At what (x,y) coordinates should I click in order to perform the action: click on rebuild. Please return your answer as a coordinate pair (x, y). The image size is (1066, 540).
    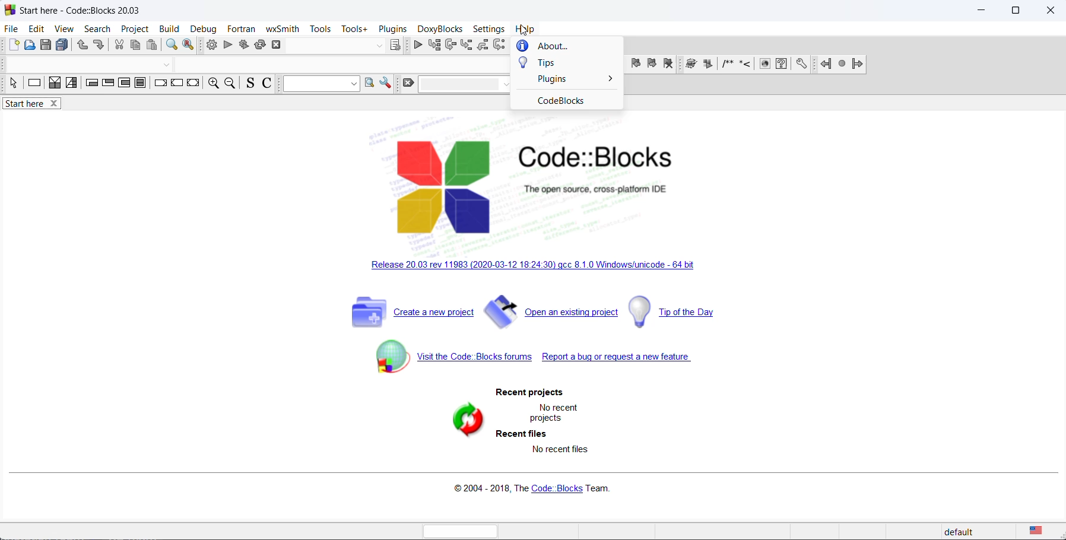
    Looking at the image, I should click on (259, 46).